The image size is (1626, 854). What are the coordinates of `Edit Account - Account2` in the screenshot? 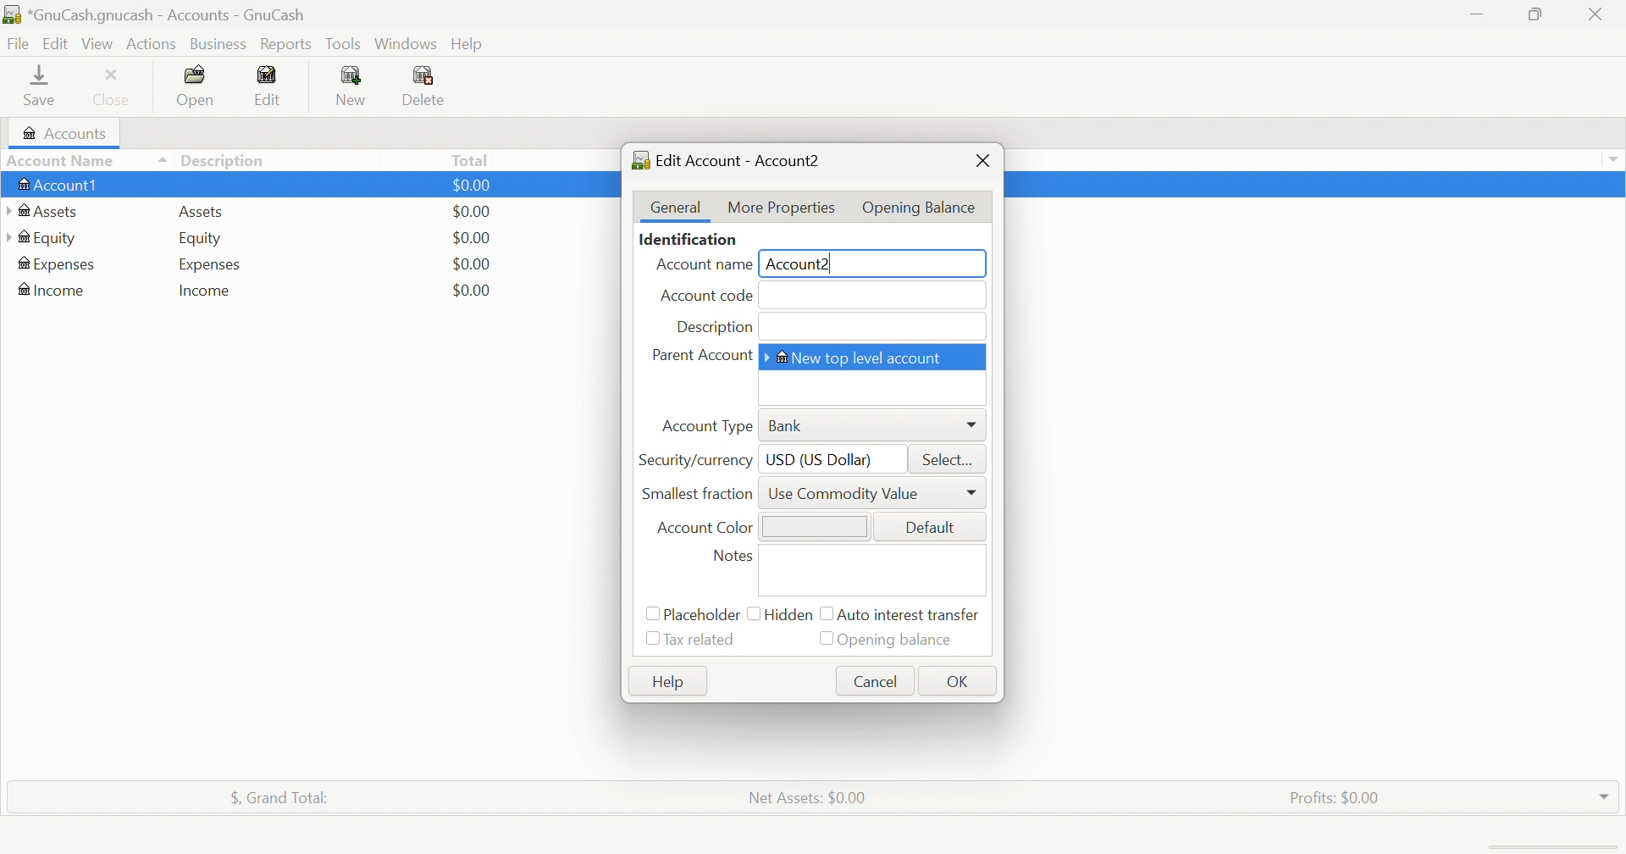 It's located at (724, 160).